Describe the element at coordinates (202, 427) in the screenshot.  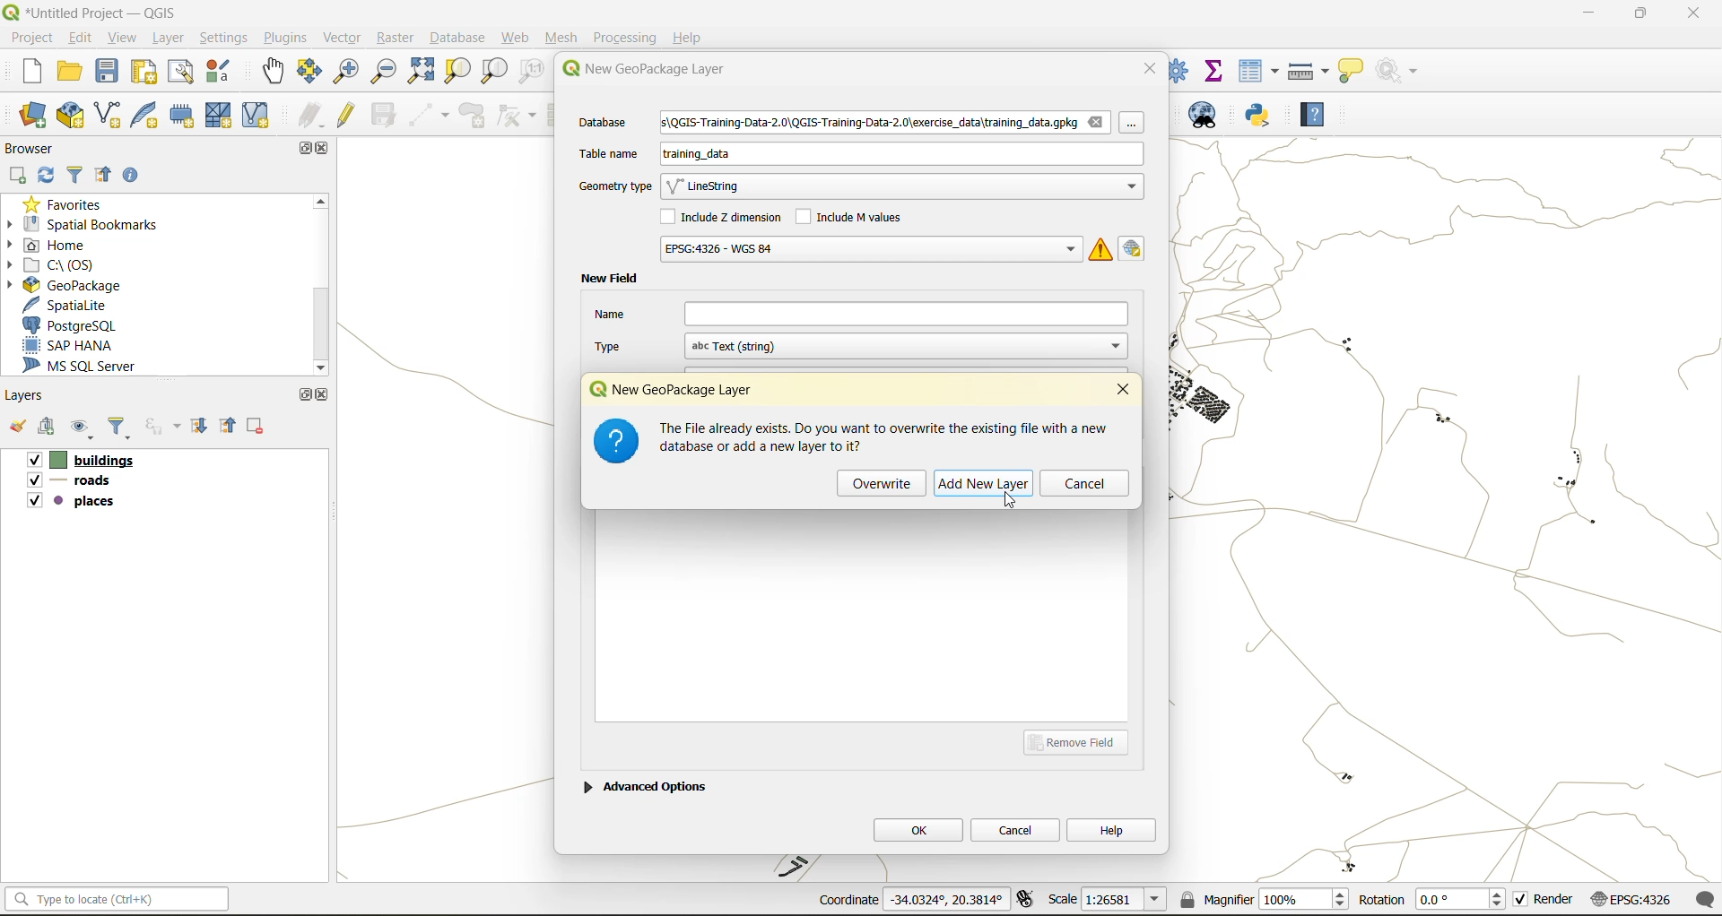
I see `expand all` at that location.